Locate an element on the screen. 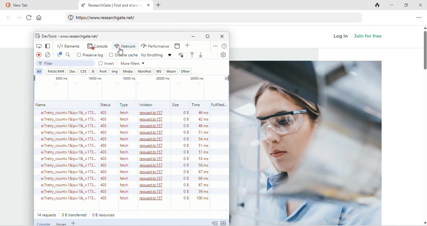  track tab is located at coordinates (378, 6).